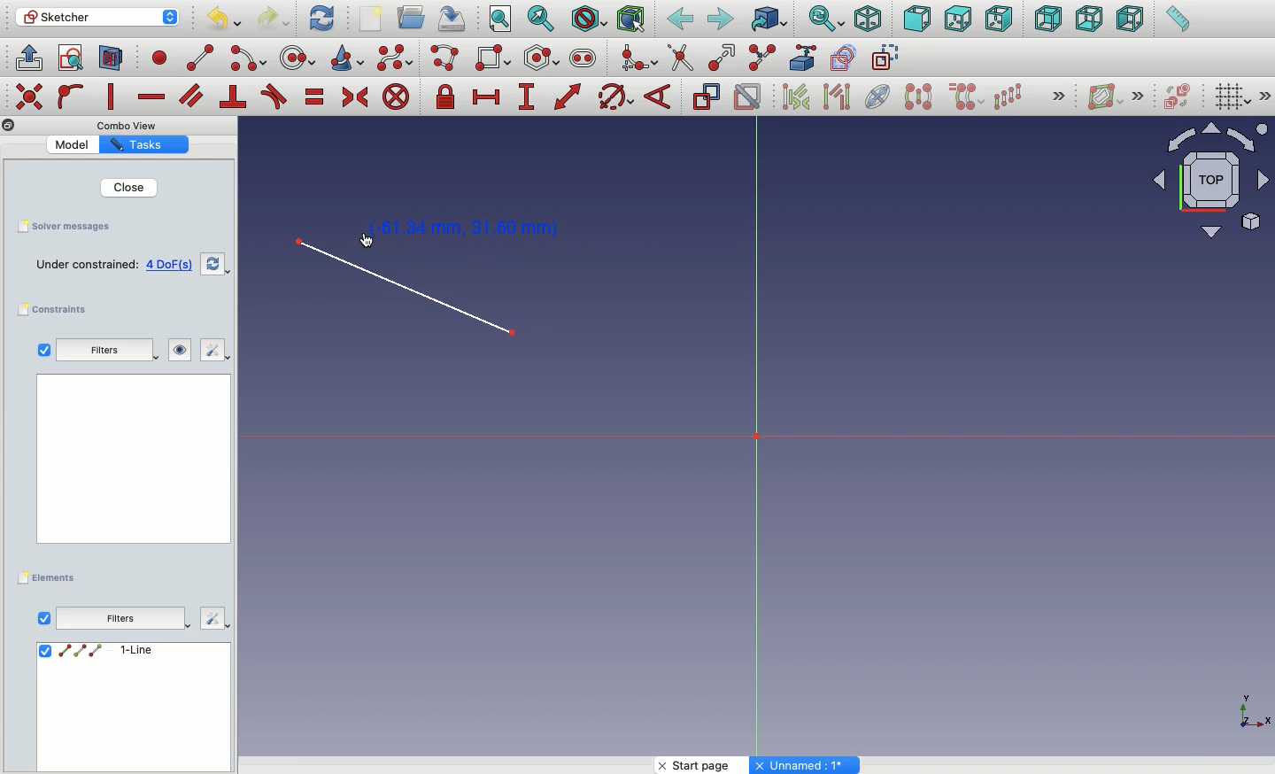 This screenshot has height=774, width=1275. Describe the element at coordinates (448, 58) in the screenshot. I see `Polyline` at that location.